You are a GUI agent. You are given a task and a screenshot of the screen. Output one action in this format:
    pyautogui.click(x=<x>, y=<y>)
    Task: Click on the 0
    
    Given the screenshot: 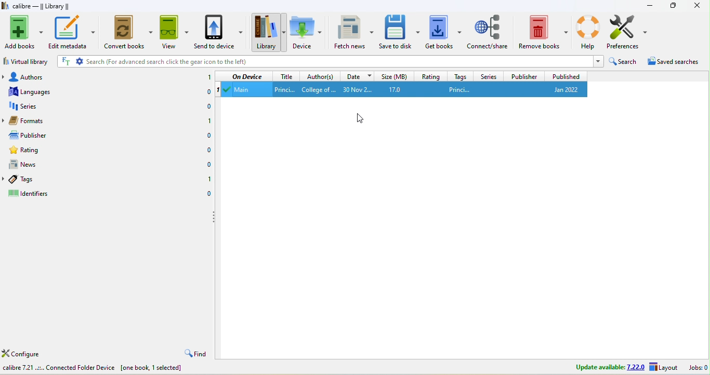 What is the action you would take?
    pyautogui.click(x=208, y=136)
    